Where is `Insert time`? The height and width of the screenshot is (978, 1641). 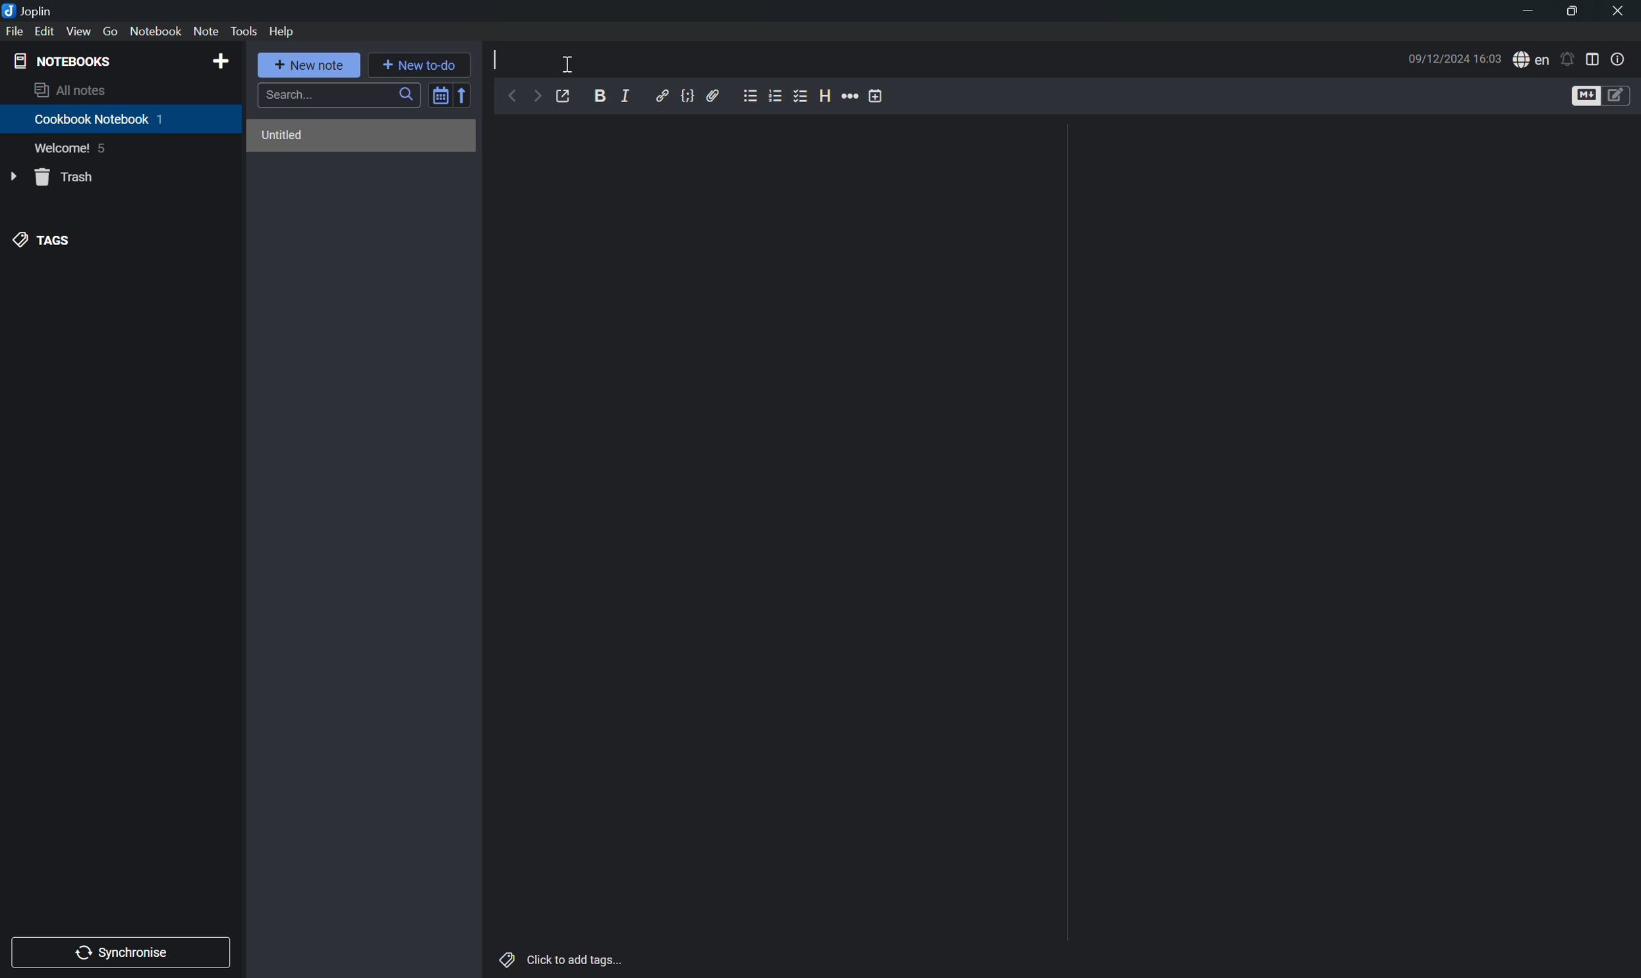
Insert time is located at coordinates (875, 95).